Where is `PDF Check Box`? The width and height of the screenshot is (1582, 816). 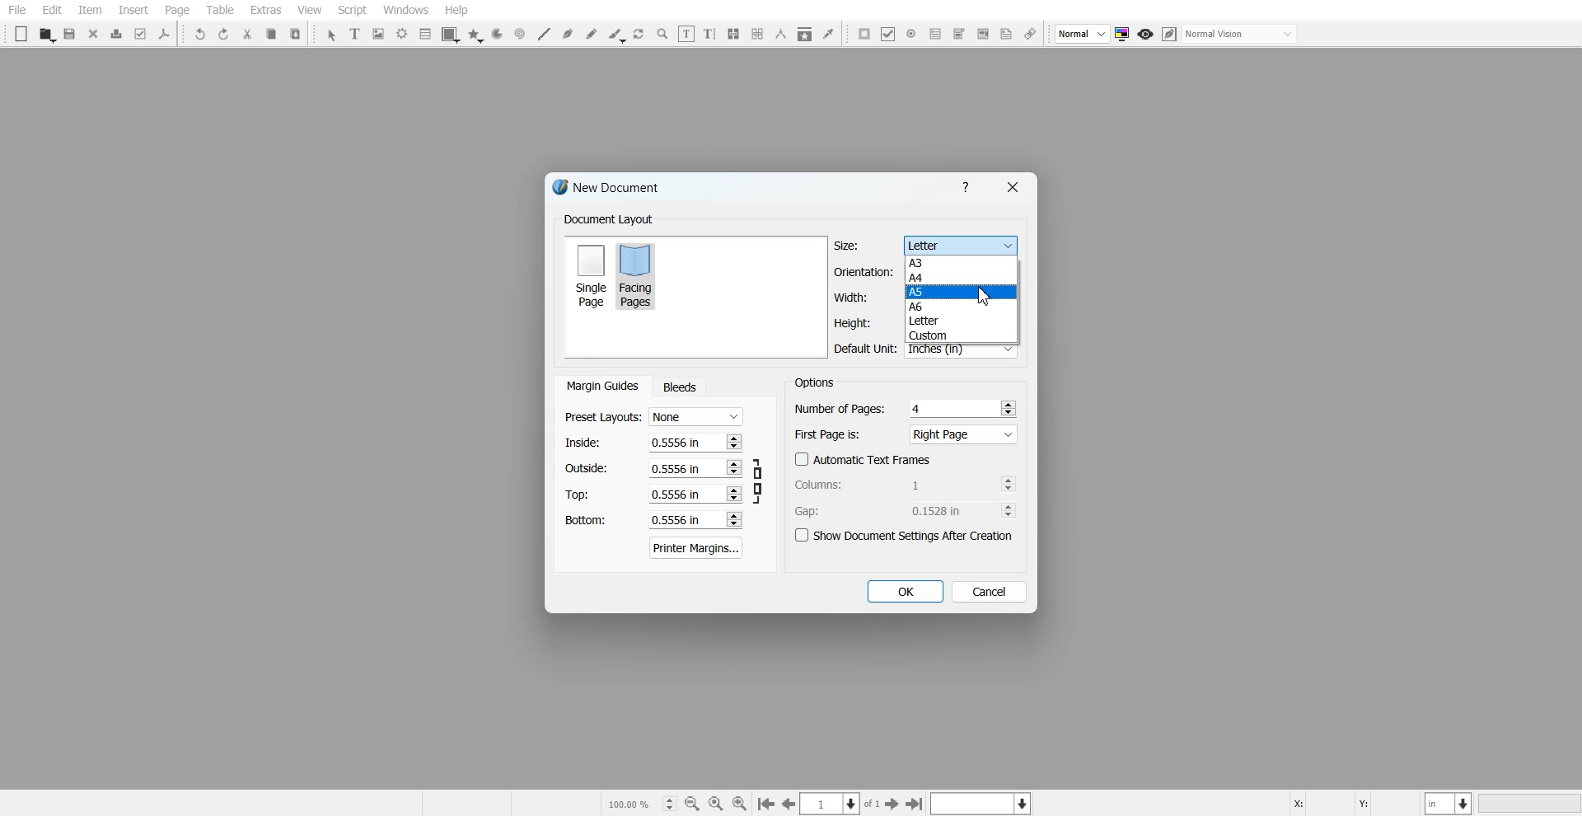
PDF Check Box is located at coordinates (888, 34).